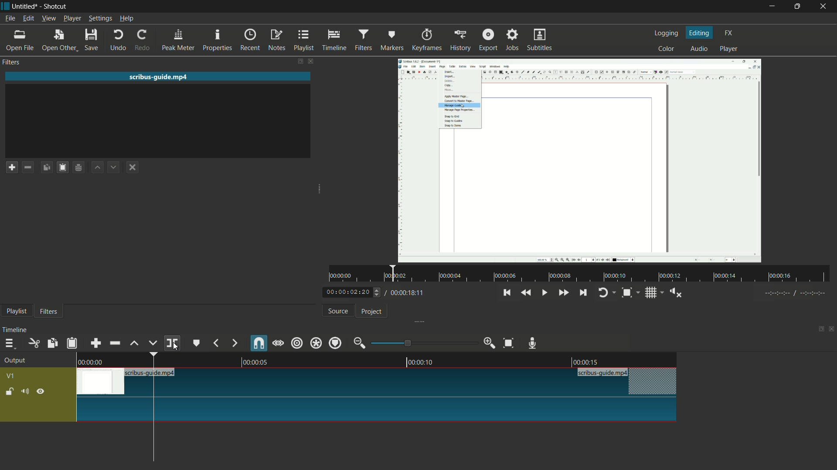  What do you see at coordinates (52, 344) in the screenshot?
I see `copy` at bounding box center [52, 344].